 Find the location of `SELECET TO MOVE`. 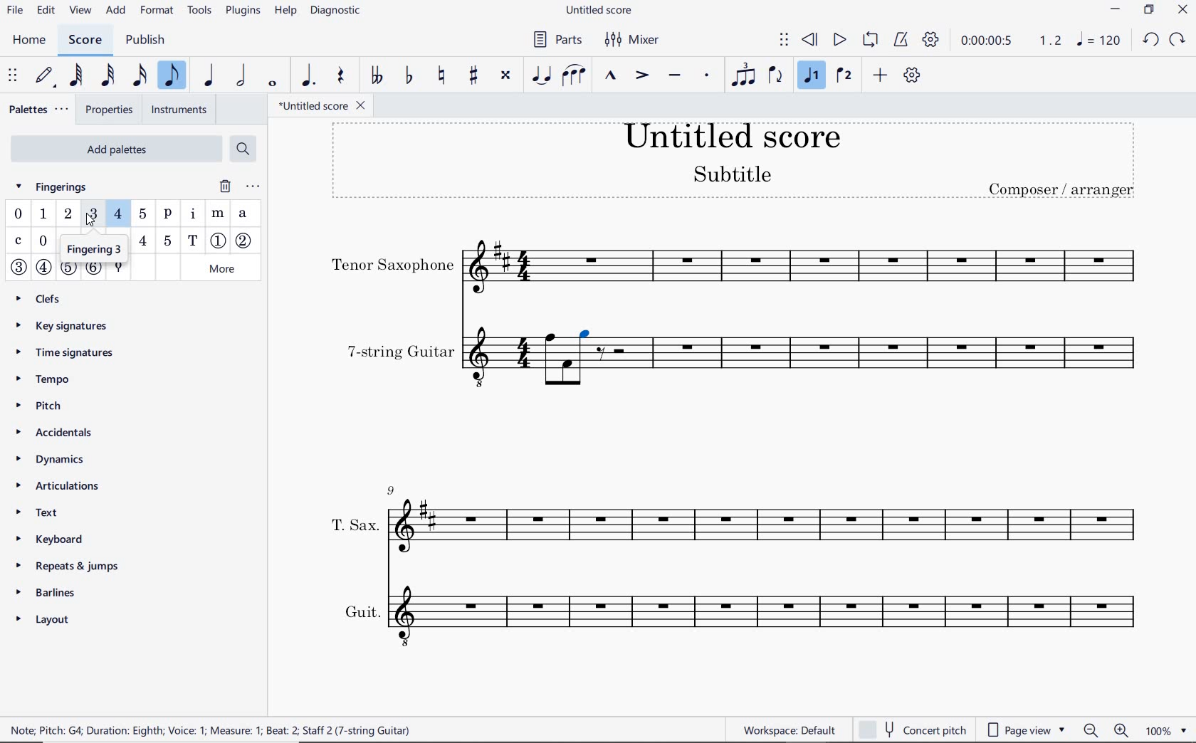

SELECET TO MOVE is located at coordinates (14, 76).